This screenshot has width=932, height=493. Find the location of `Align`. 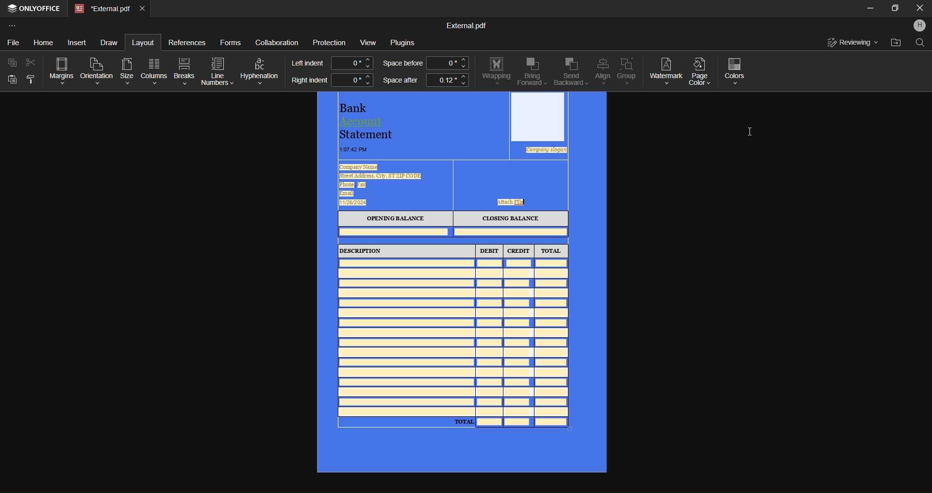

Align is located at coordinates (604, 72).